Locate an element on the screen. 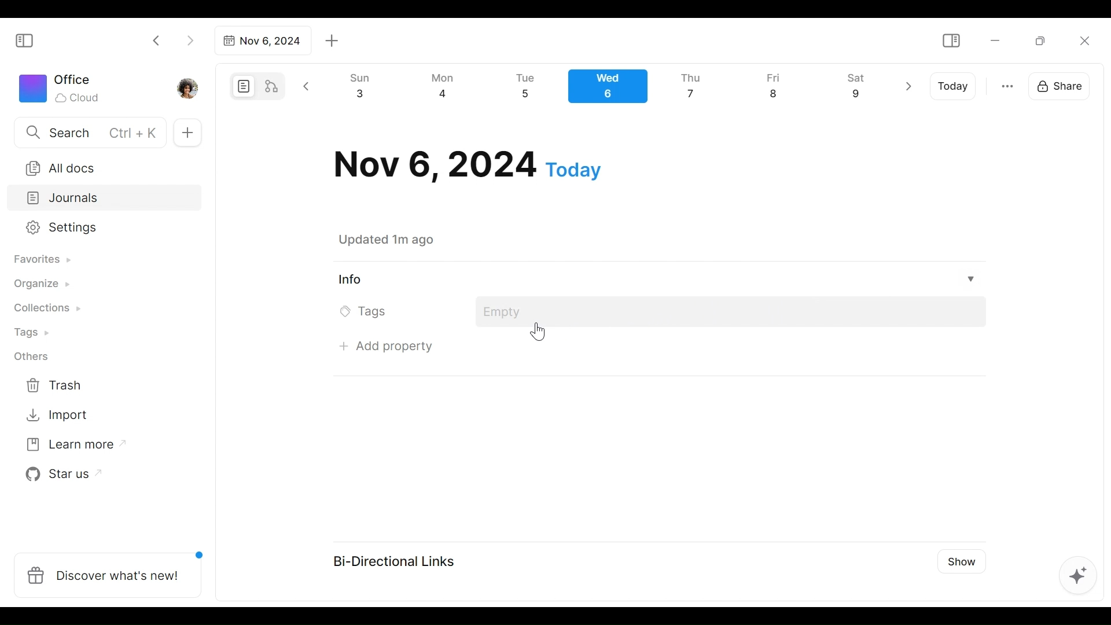 The height and width of the screenshot is (625, 1111). Others is located at coordinates (32, 356).